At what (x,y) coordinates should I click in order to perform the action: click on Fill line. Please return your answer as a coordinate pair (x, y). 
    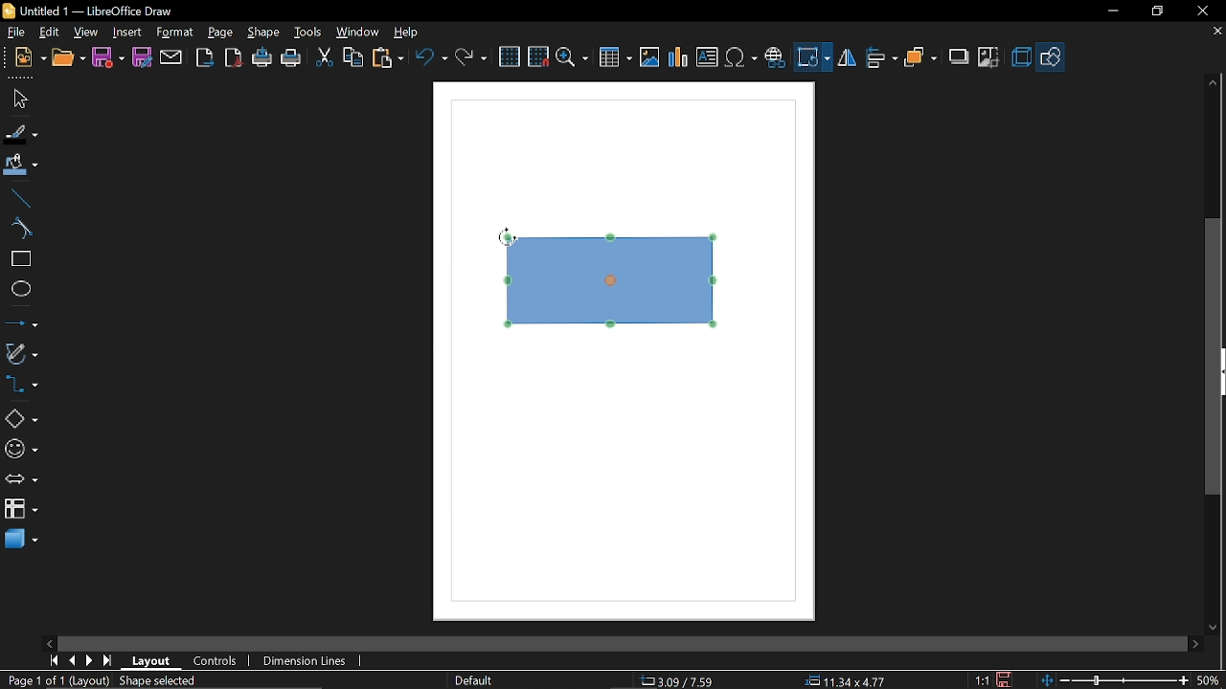
    Looking at the image, I should click on (20, 134).